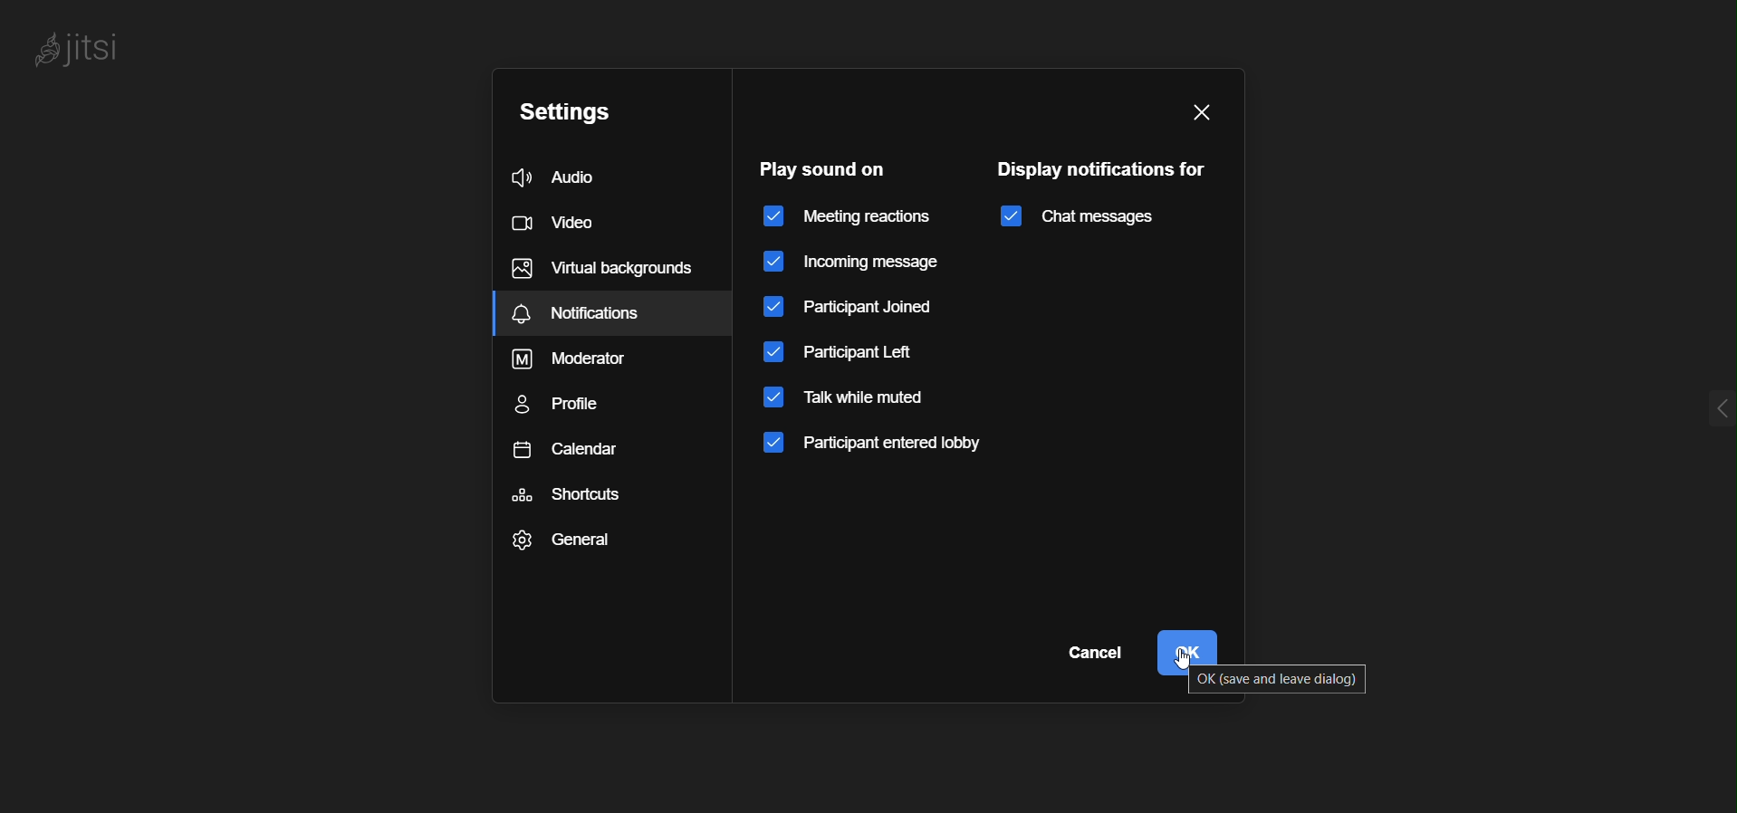 The image size is (1737, 813). I want to click on participant left, so click(843, 357).